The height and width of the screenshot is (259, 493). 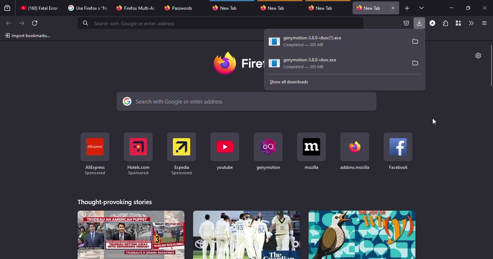 What do you see at coordinates (471, 23) in the screenshot?
I see `more tools` at bounding box center [471, 23].